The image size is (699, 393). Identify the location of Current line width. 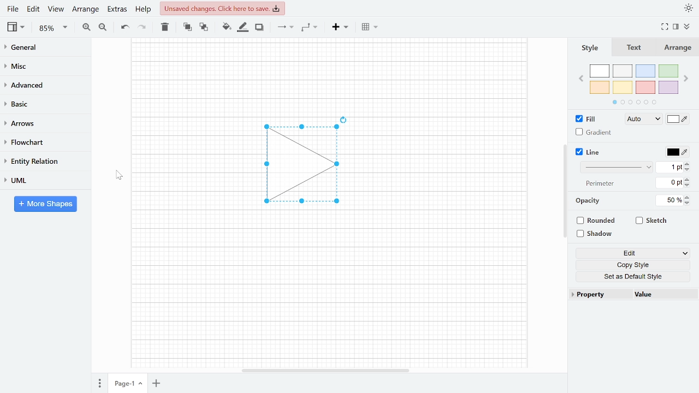
(670, 166).